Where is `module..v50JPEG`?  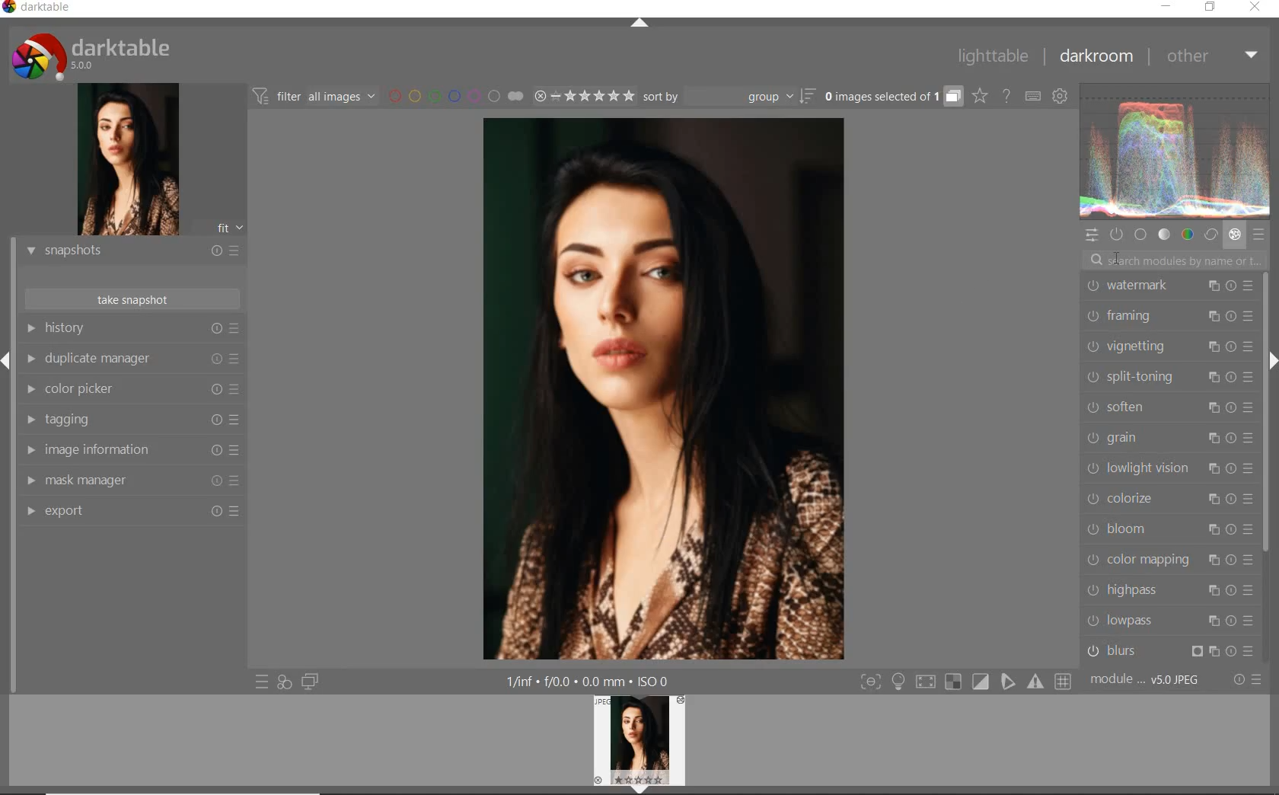 module..v50JPEG is located at coordinates (1145, 678).